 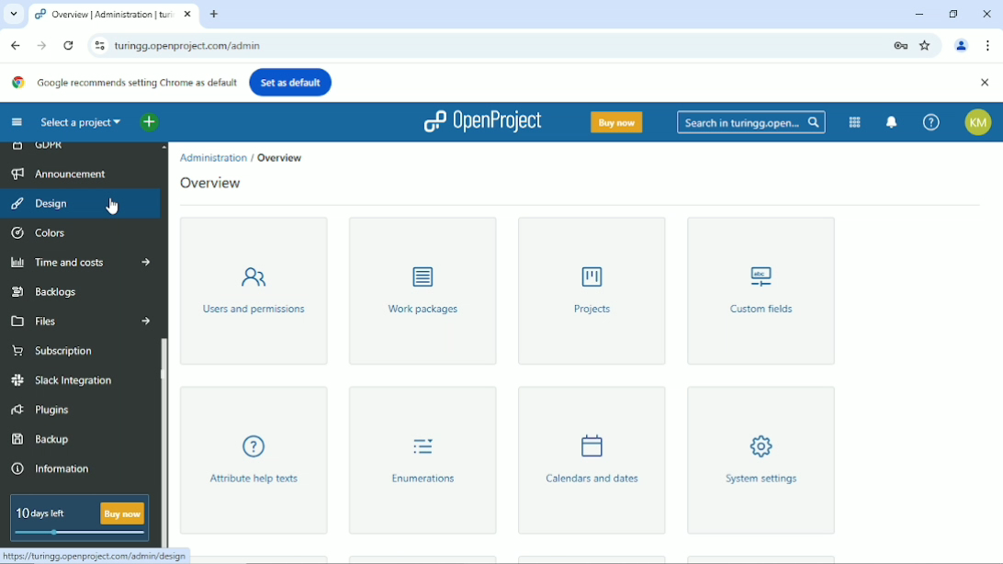 I want to click on Minimize, so click(x=919, y=14).